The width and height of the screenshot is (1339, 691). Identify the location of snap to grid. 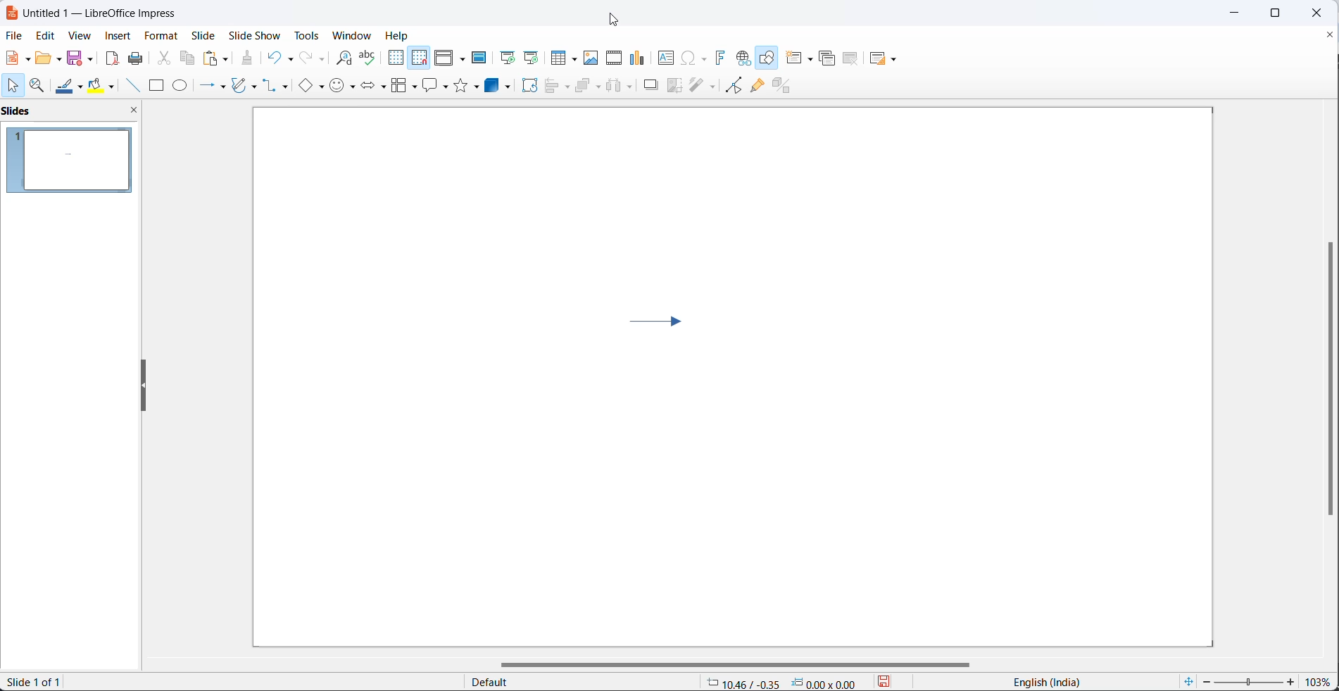
(417, 57).